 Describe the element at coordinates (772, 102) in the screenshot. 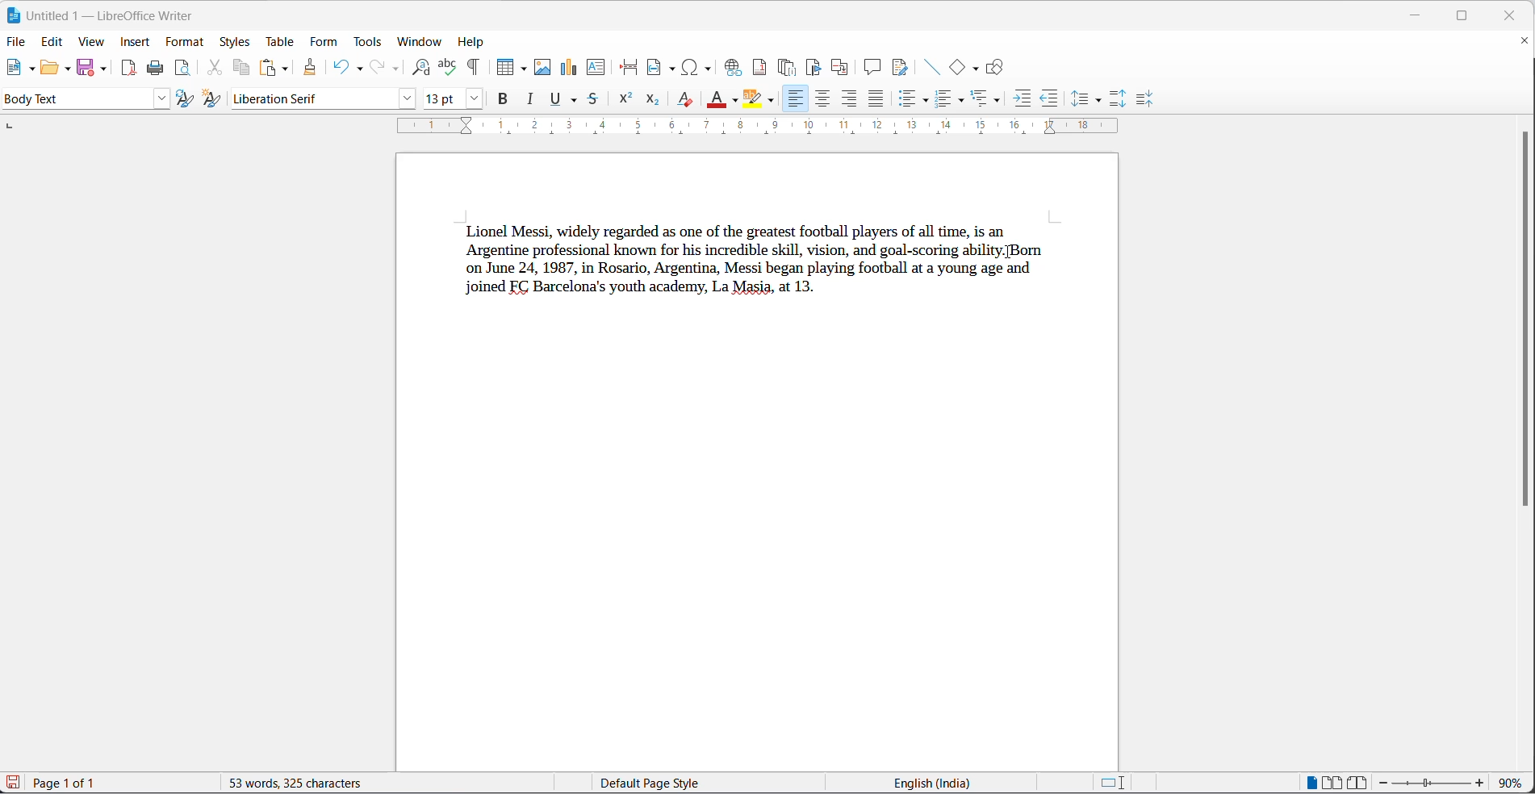

I see `character highlighting` at that location.